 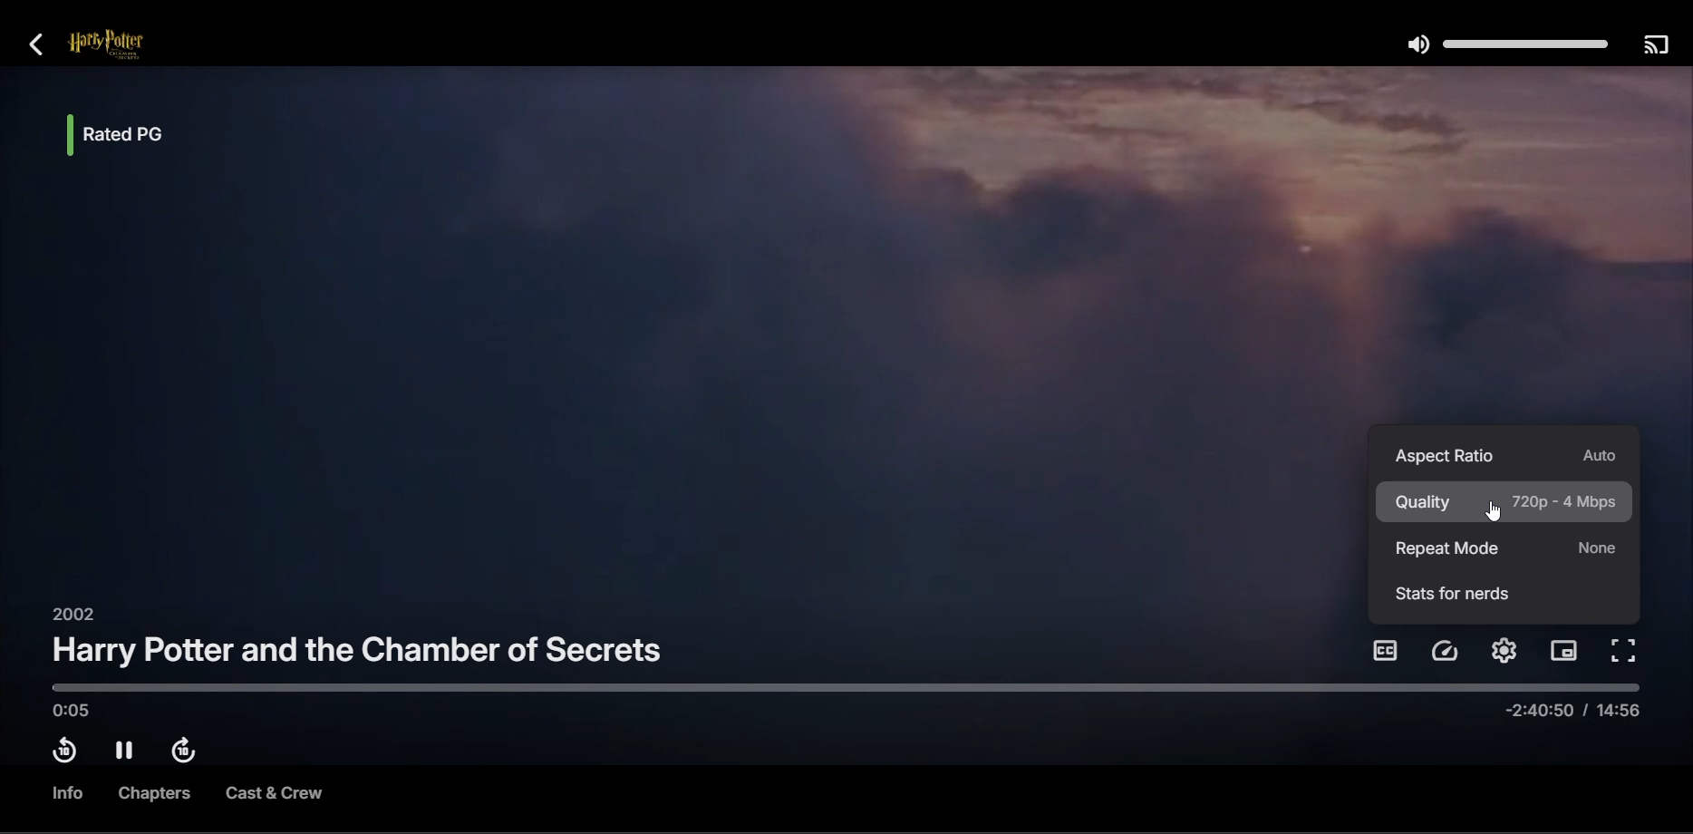 I want to click on Fullscreen, so click(x=1625, y=652).